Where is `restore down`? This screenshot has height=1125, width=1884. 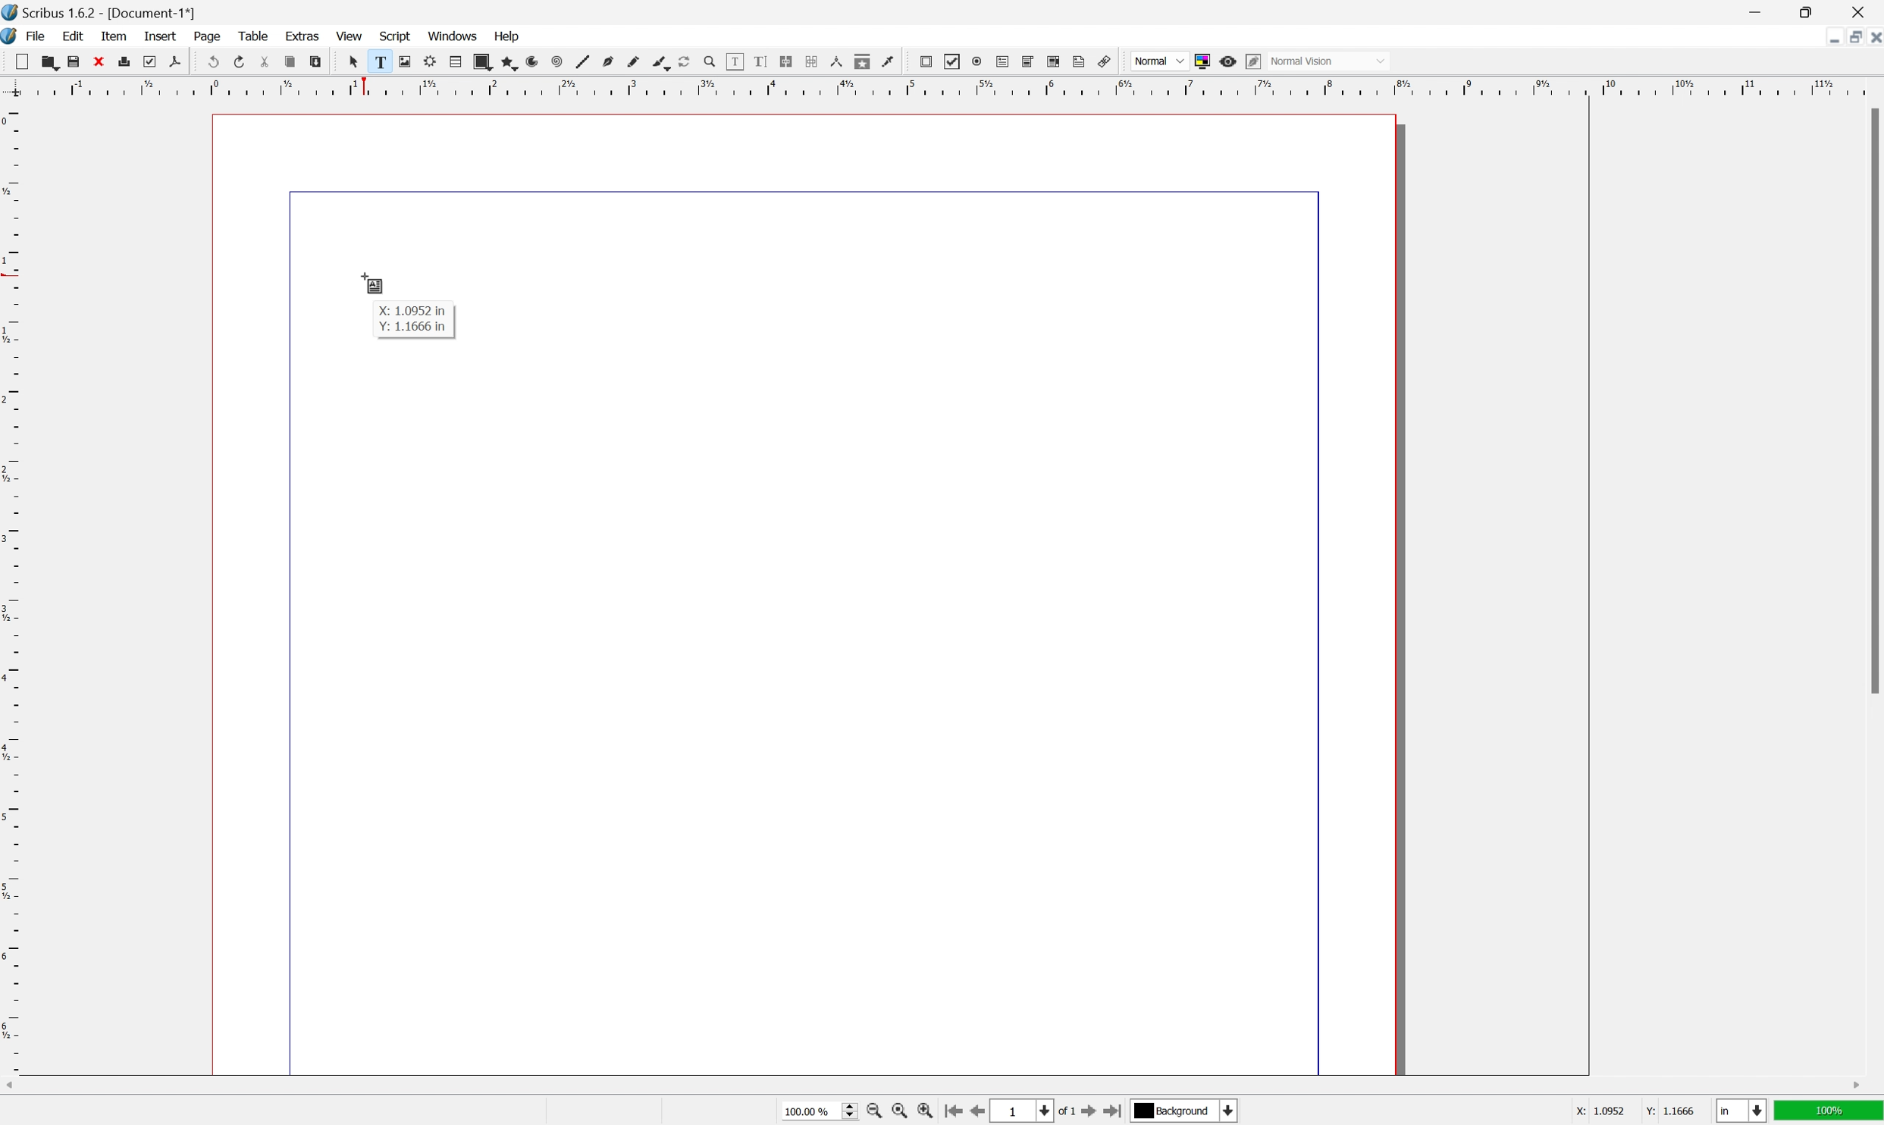 restore down is located at coordinates (1848, 38).